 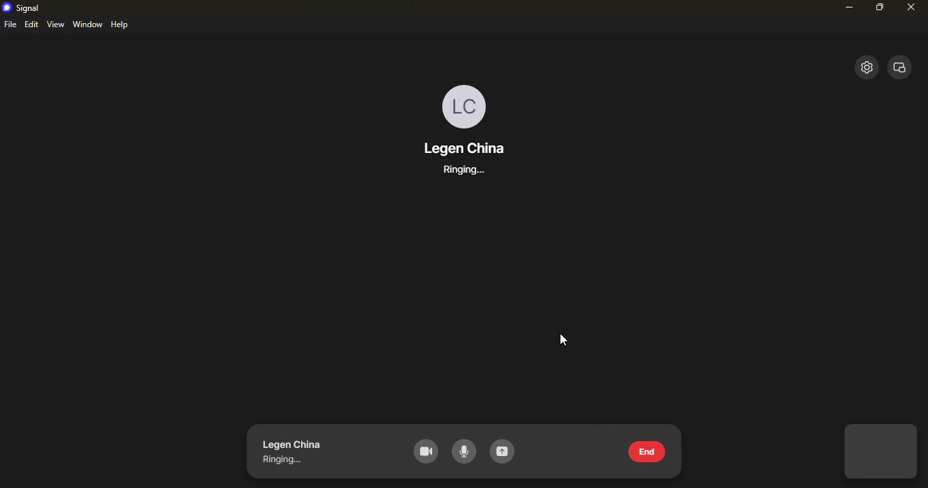 I want to click on view, so click(x=54, y=24).